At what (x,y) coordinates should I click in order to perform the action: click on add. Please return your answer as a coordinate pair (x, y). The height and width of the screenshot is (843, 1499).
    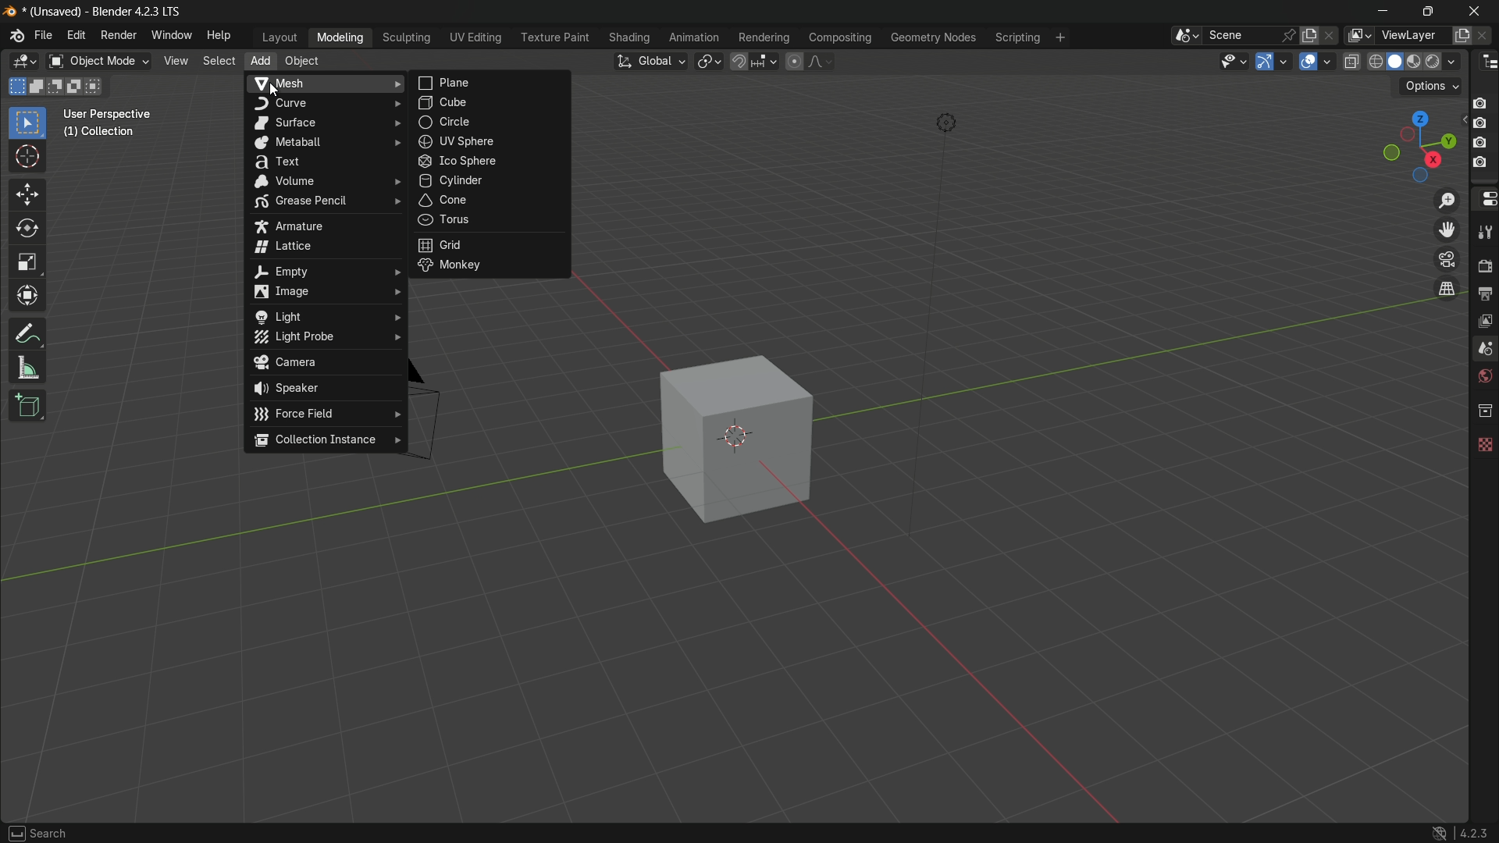
    Looking at the image, I should click on (260, 61).